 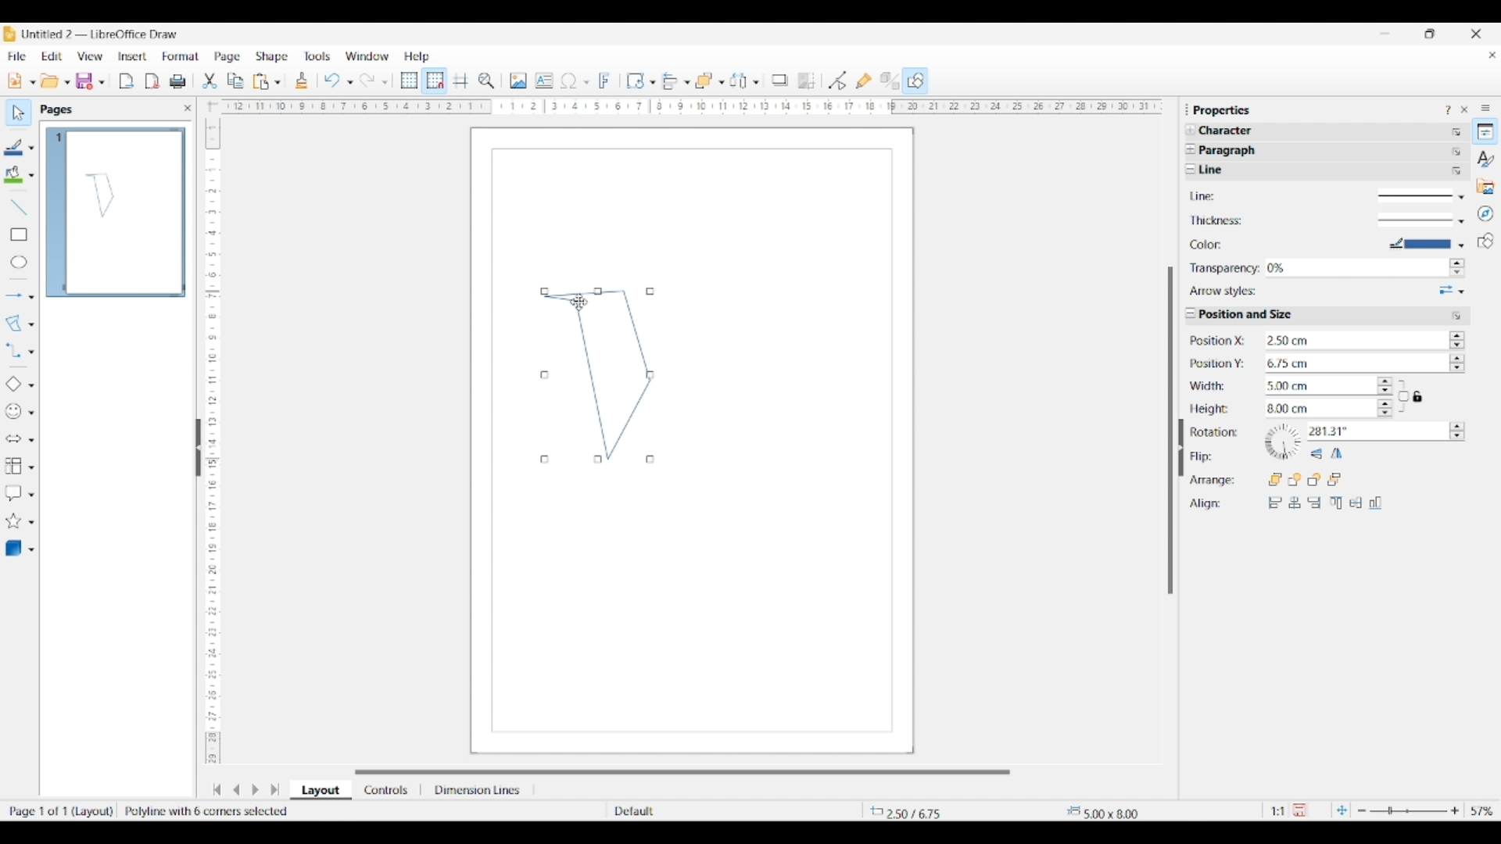 I want to click on Section title - Properties, so click(x=1223, y=109).